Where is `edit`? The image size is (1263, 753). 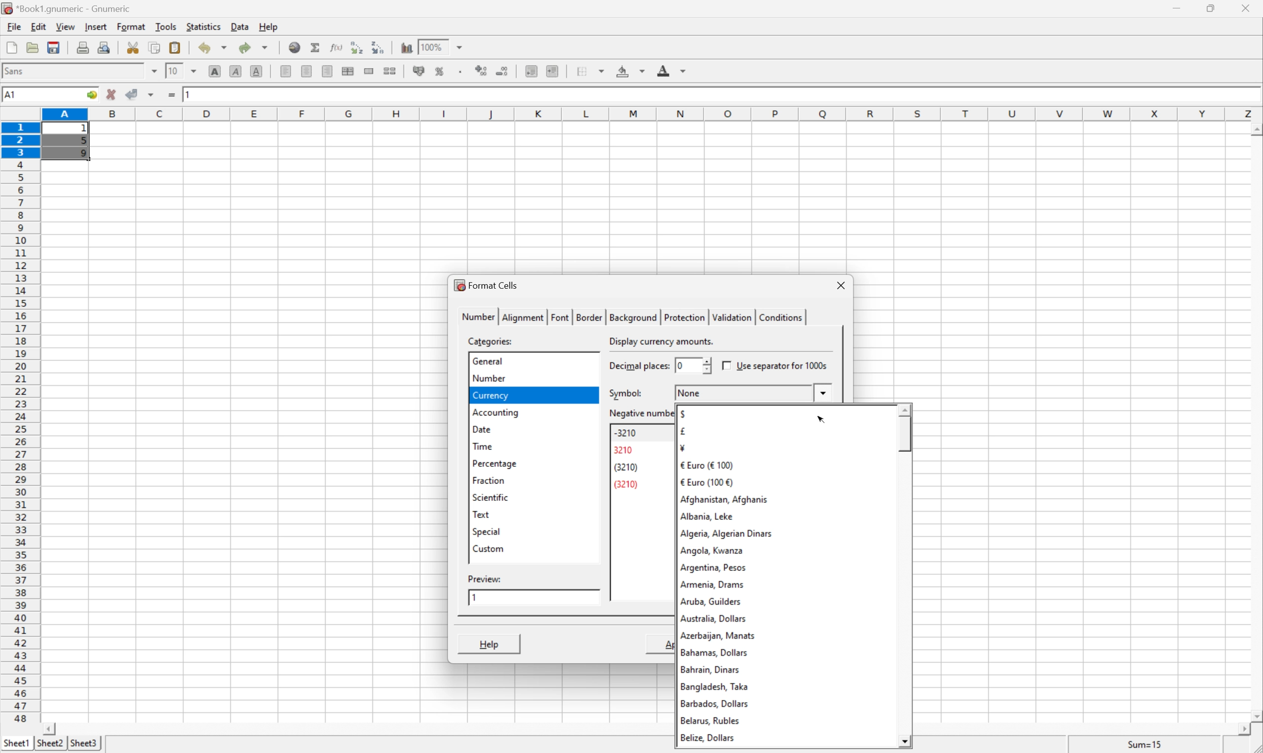 edit is located at coordinates (40, 25).